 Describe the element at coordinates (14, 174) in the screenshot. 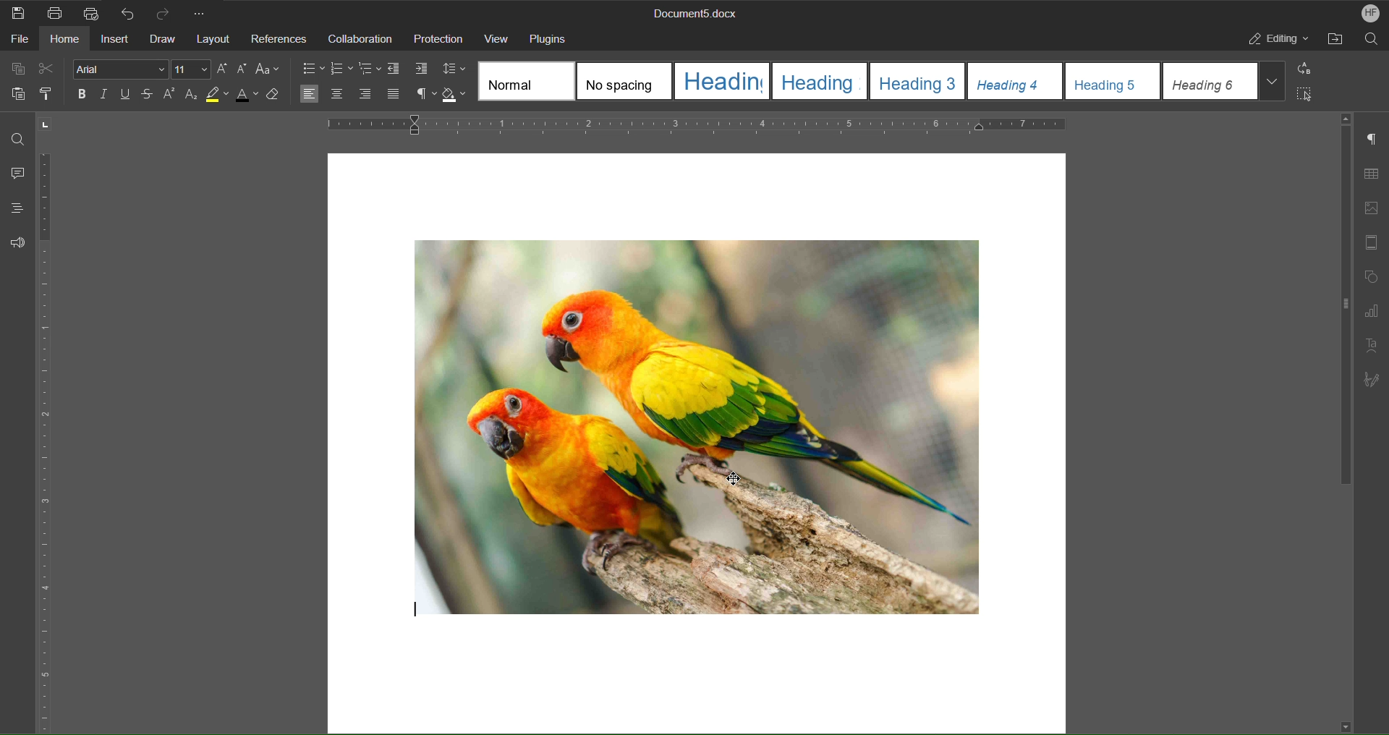

I see `Comment` at that location.